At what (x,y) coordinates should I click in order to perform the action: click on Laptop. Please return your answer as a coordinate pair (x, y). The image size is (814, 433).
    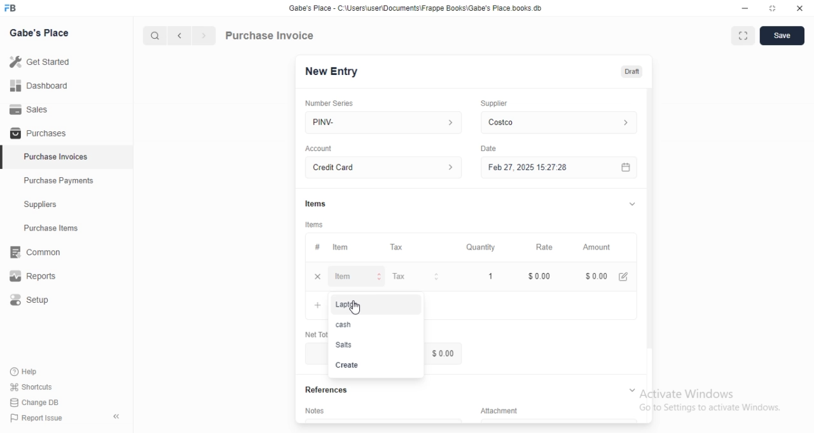
    Looking at the image, I should click on (376, 305).